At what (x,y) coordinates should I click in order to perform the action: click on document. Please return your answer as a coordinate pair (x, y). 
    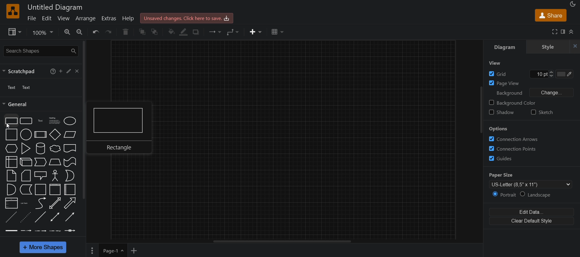
    Looking at the image, I should click on (70, 148).